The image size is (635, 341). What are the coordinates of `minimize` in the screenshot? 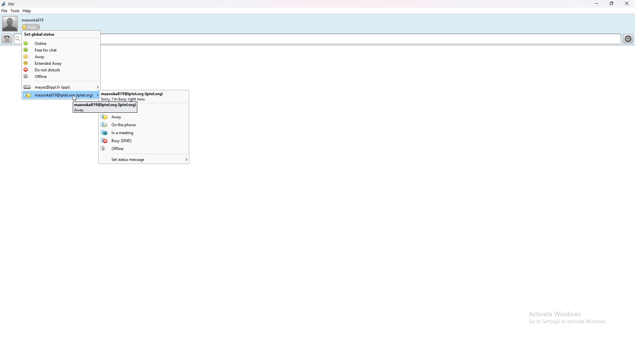 It's located at (597, 4).